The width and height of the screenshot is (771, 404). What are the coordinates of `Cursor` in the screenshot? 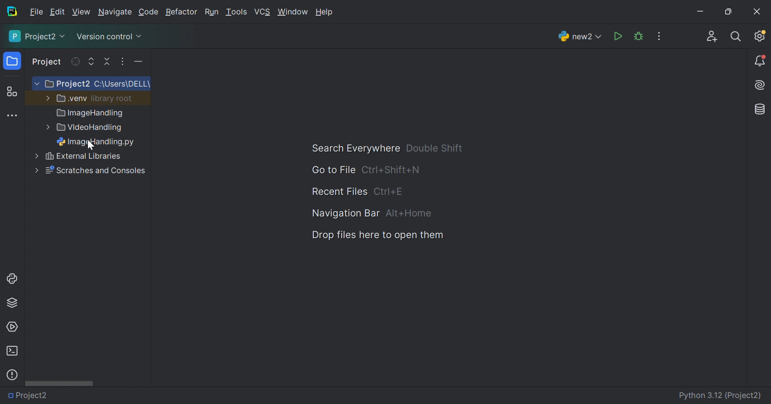 It's located at (91, 145).